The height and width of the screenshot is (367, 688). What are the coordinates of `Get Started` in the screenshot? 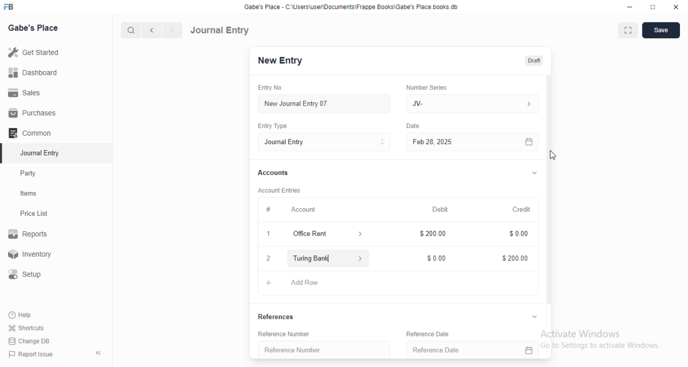 It's located at (33, 53).